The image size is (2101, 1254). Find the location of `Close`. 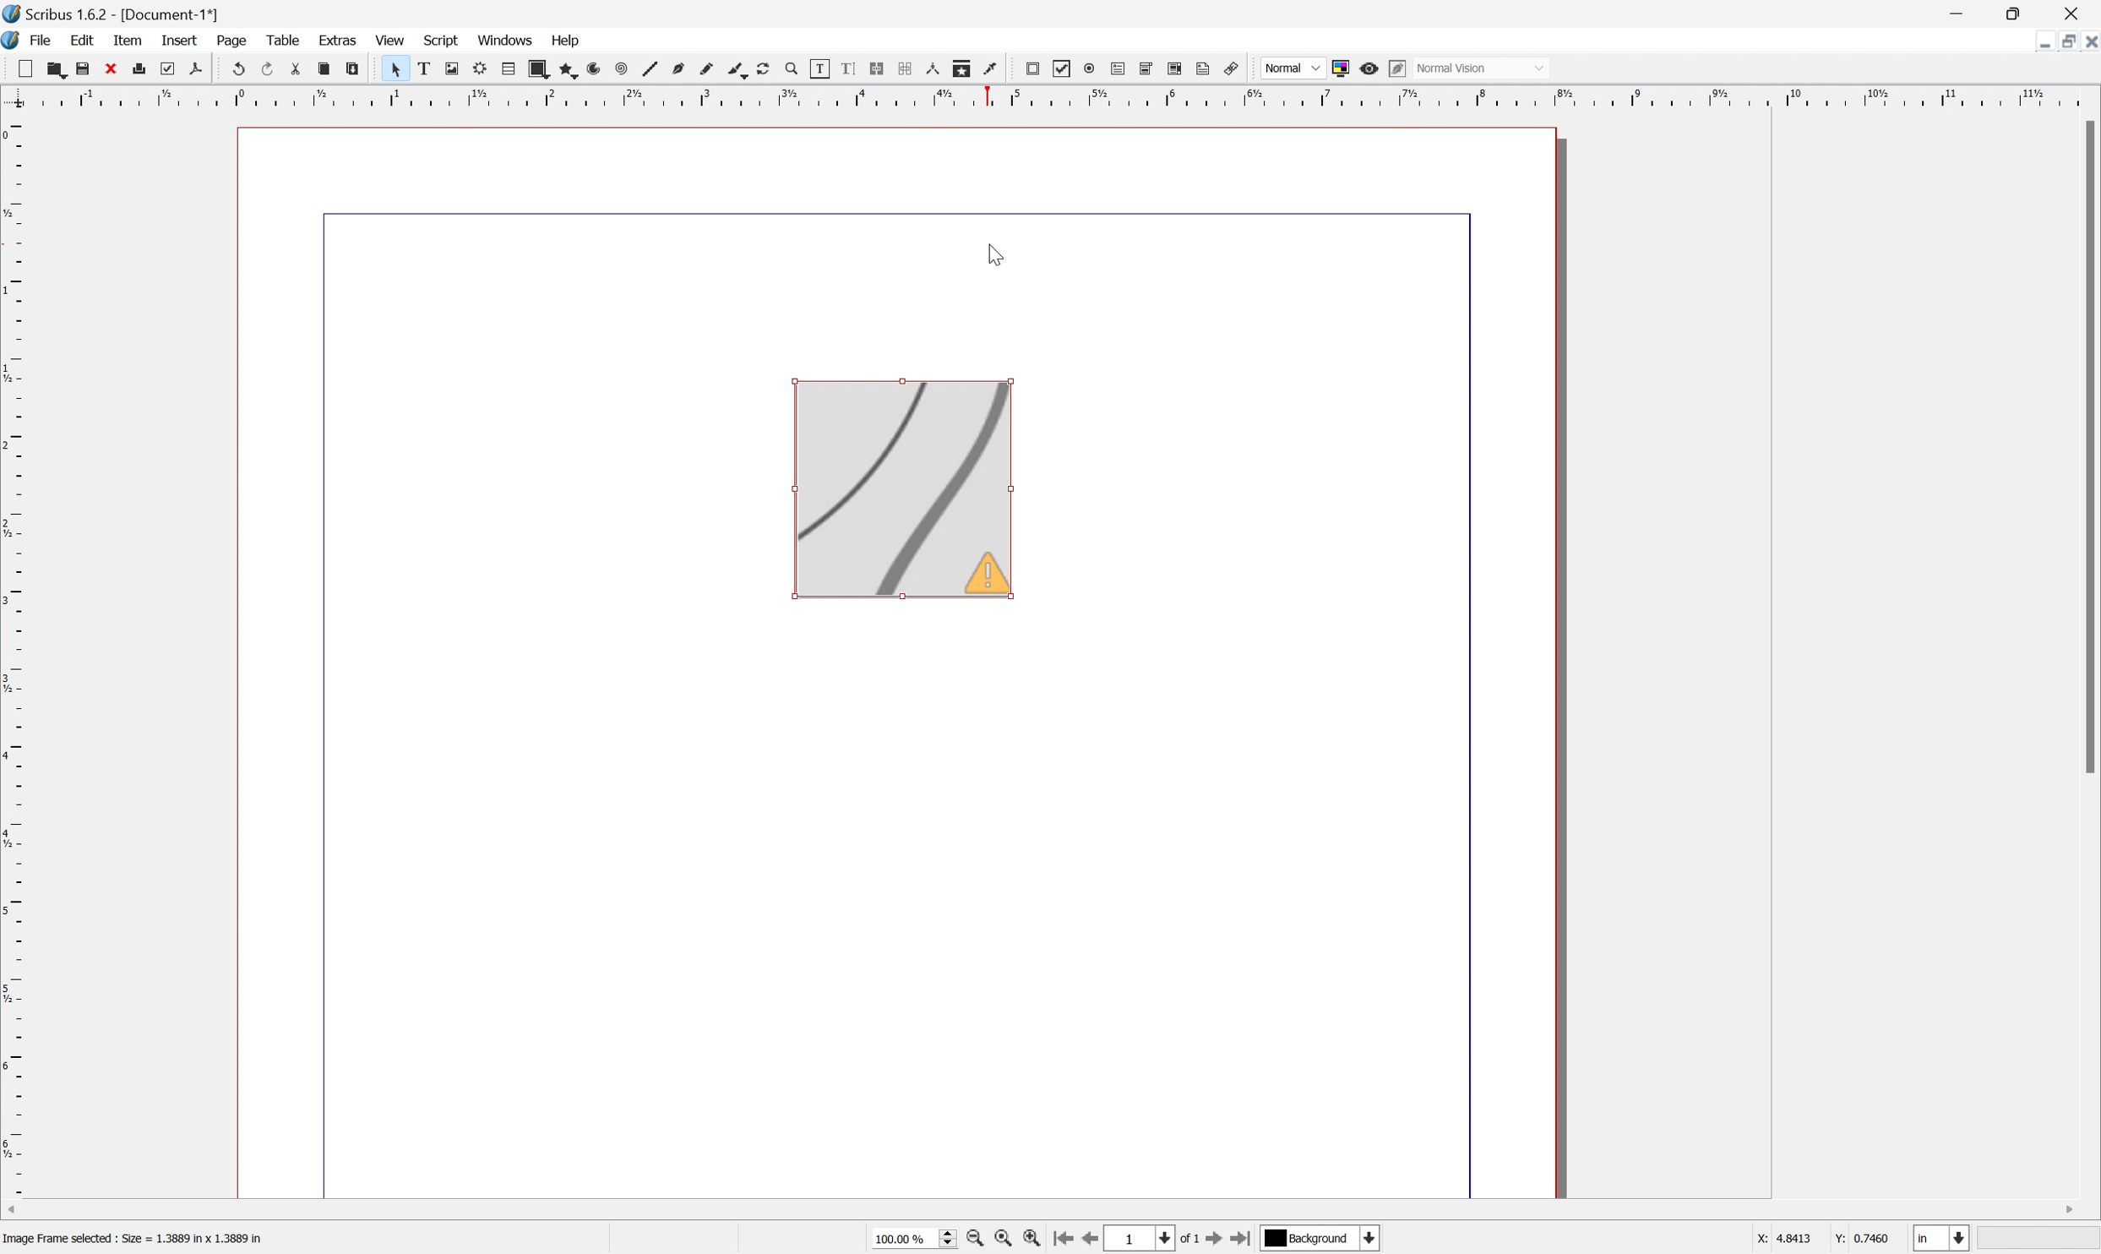

Close is located at coordinates (114, 69).